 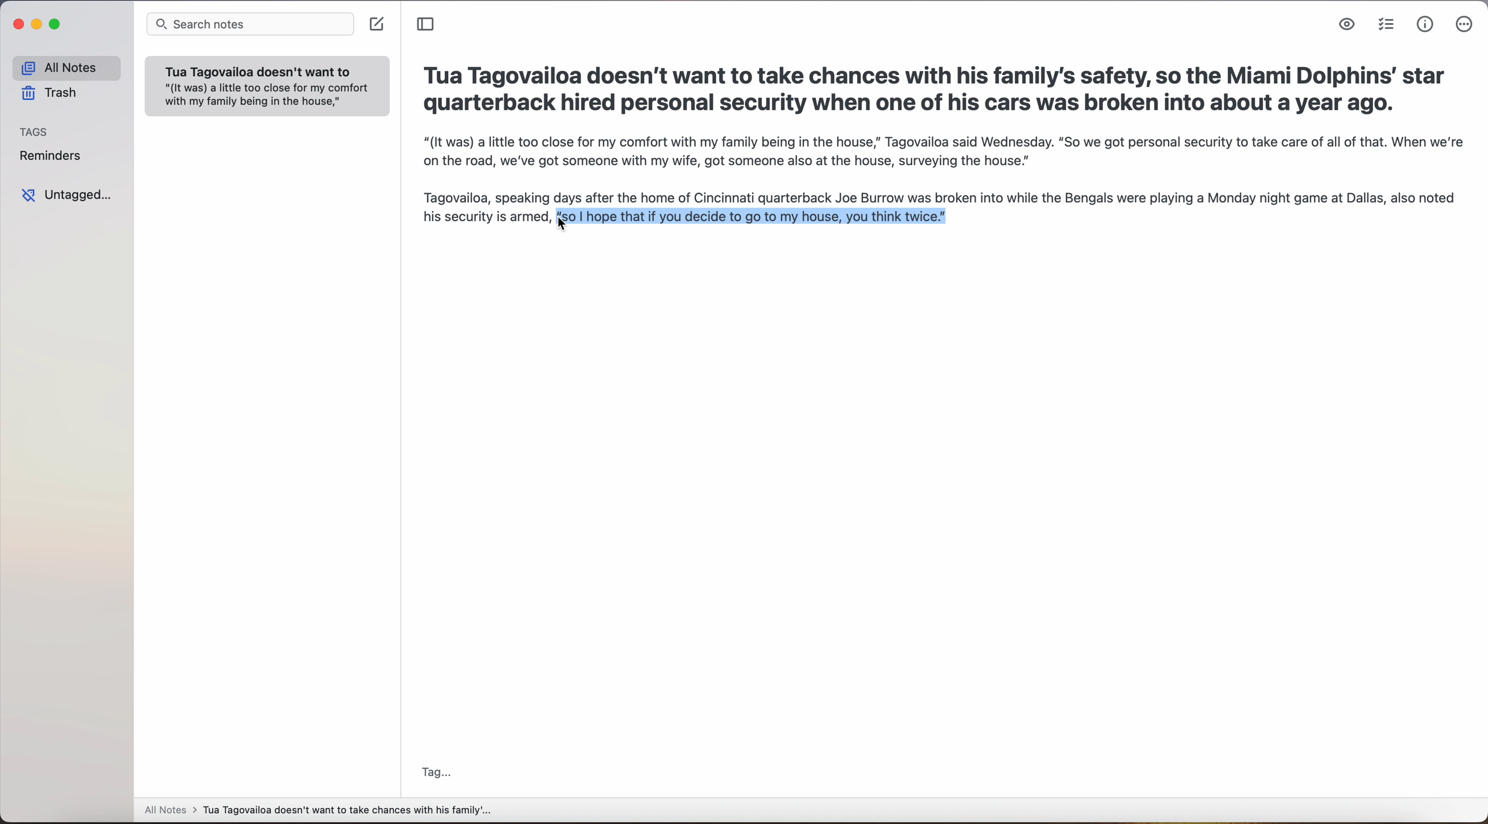 I want to click on trash, so click(x=54, y=95).